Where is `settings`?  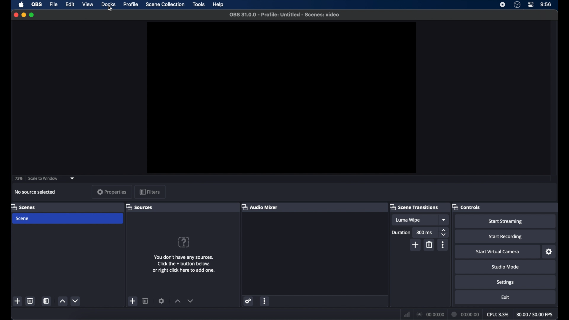
settings is located at coordinates (505, 282).